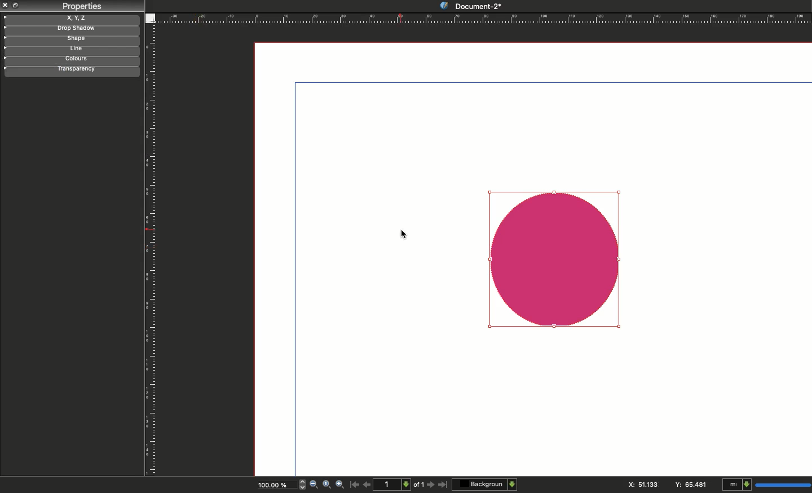  Describe the element at coordinates (152, 251) in the screenshot. I see `Ruler` at that location.